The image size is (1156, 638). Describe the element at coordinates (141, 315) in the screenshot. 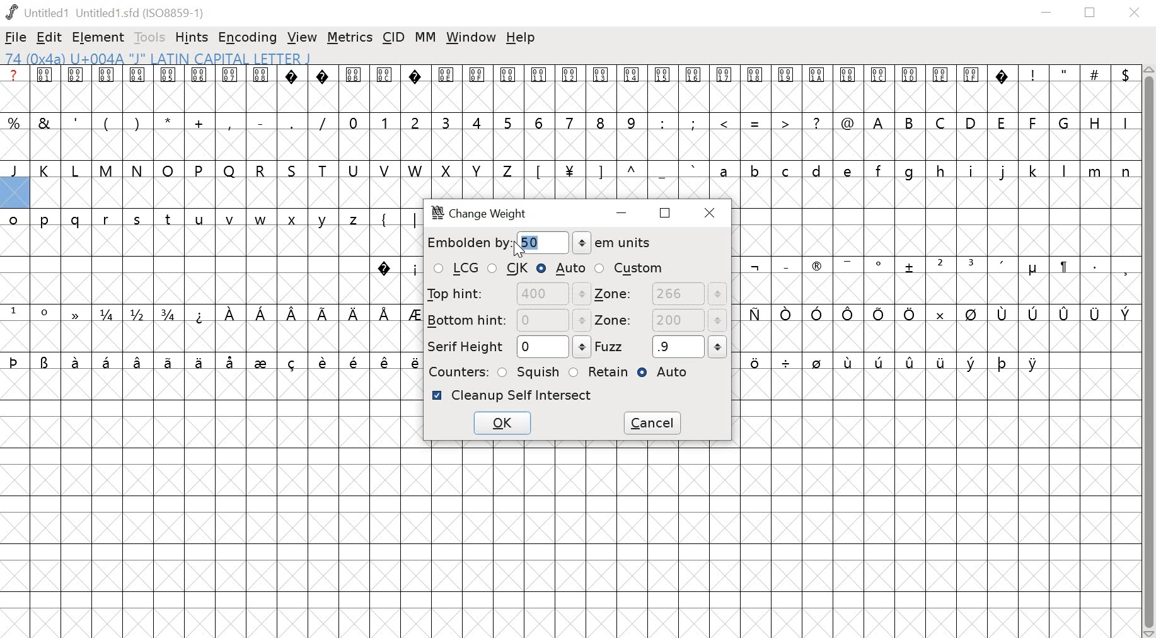

I see `fractions` at that location.